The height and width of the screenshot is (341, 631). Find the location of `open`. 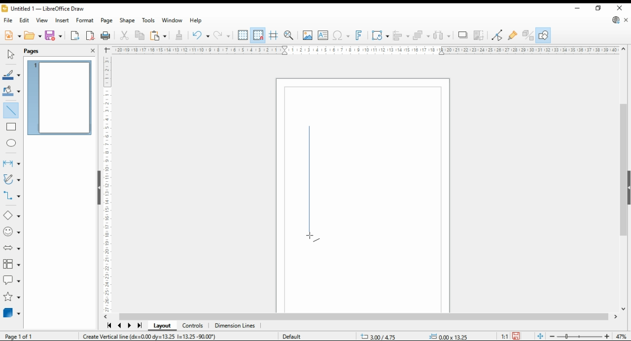

open is located at coordinates (33, 36).